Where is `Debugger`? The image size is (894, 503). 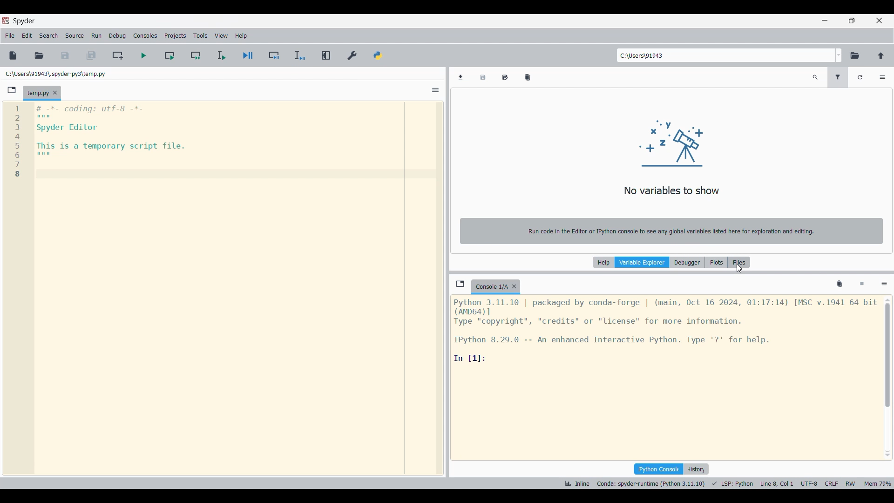
Debugger is located at coordinates (687, 262).